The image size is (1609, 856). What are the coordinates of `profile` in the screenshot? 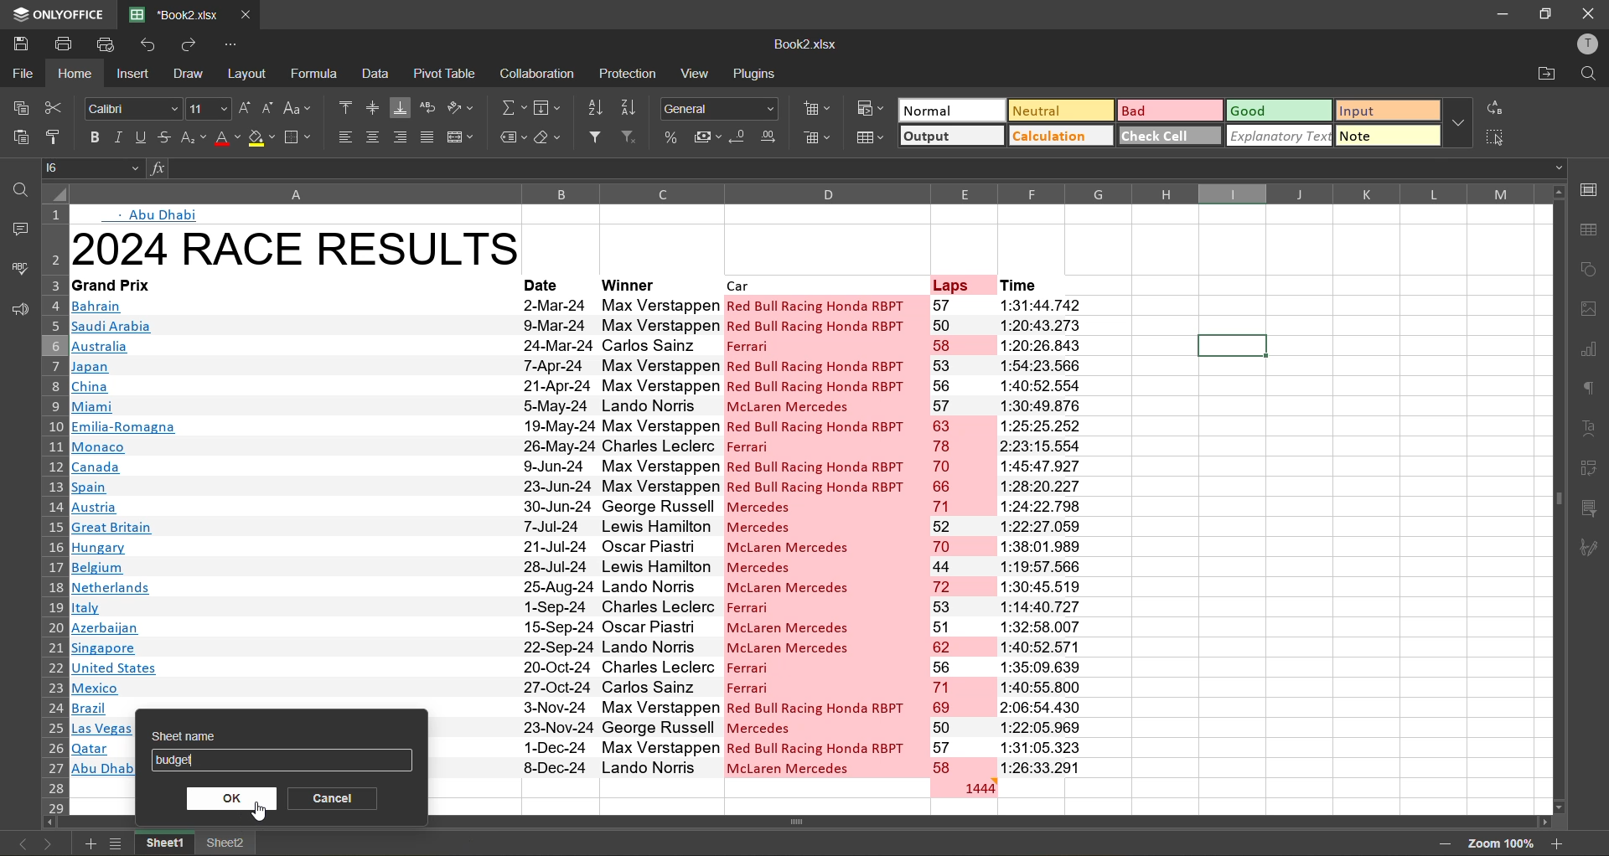 It's located at (1585, 47).